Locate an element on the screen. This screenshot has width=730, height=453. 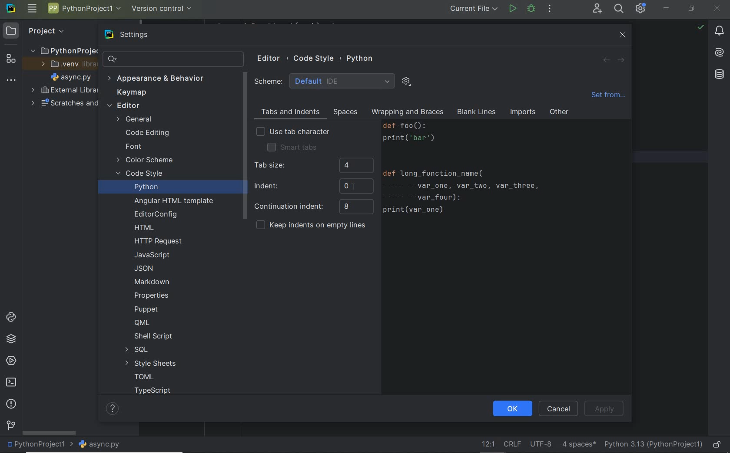
Editoronfig is located at coordinates (154, 214).